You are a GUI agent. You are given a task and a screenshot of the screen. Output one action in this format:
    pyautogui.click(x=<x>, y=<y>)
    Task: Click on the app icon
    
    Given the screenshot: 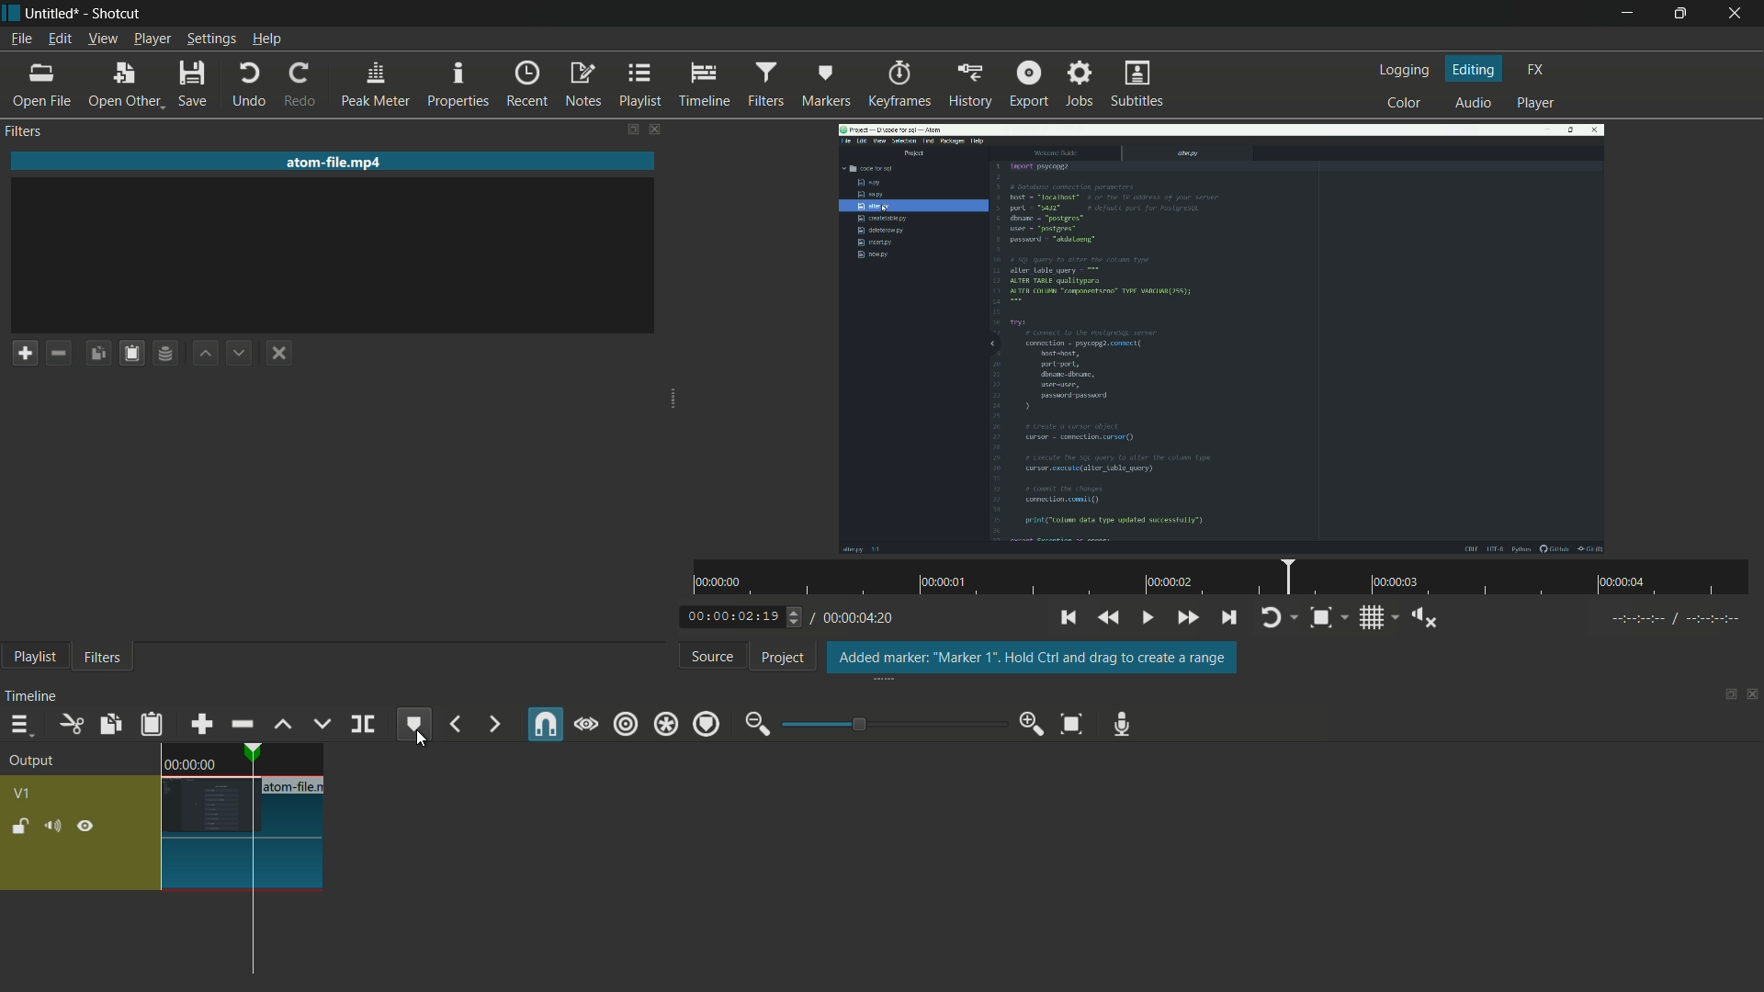 What is the action you would take?
    pyautogui.click(x=11, y=11)
    